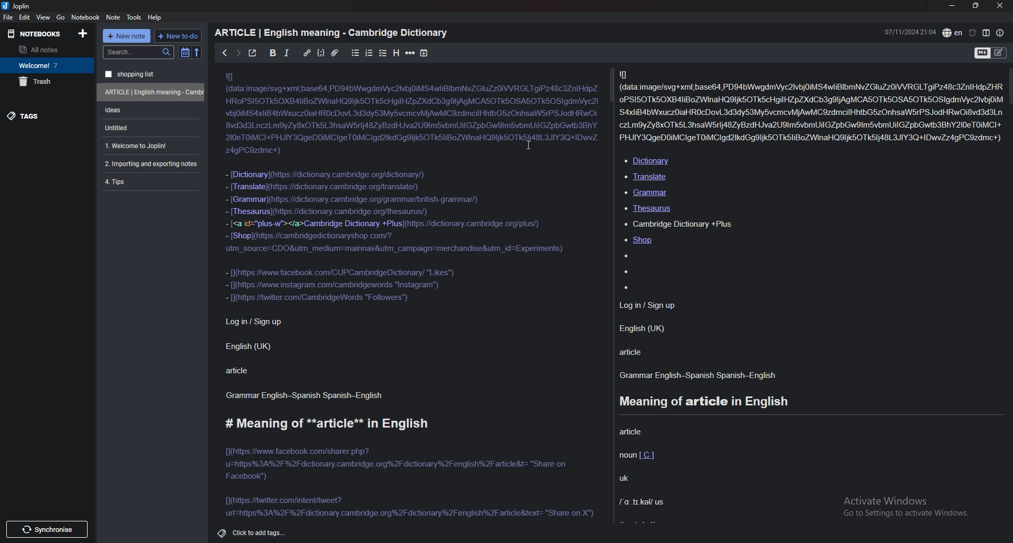 Image resolution: width=1013 pixels, height=543 pixels. What do you see at coordinates (155, 17) in the screenshot?
I see `help` at bounding box center [155, 17].